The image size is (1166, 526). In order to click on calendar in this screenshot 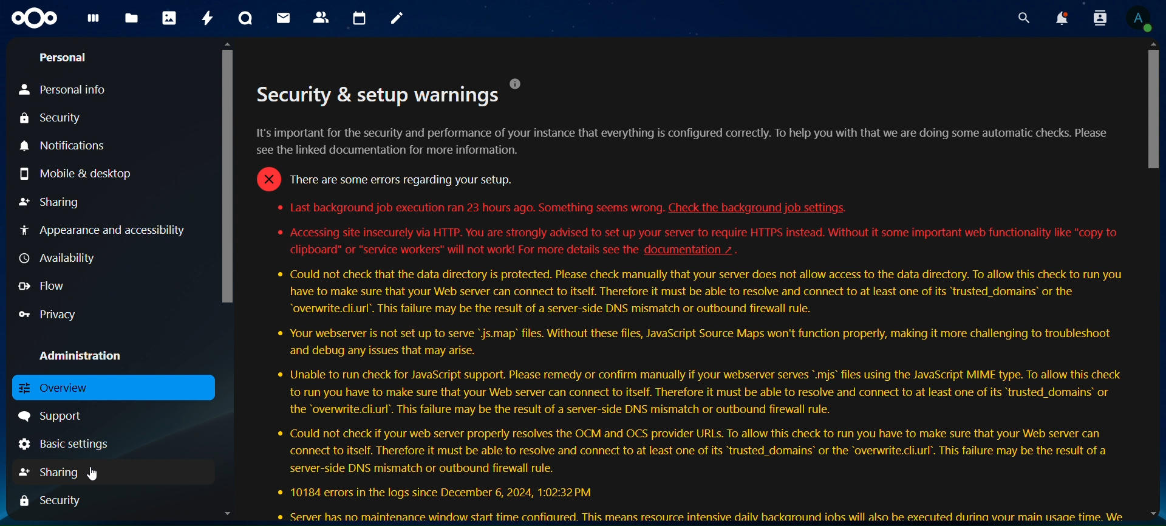, I will do `click(358, 17)`.